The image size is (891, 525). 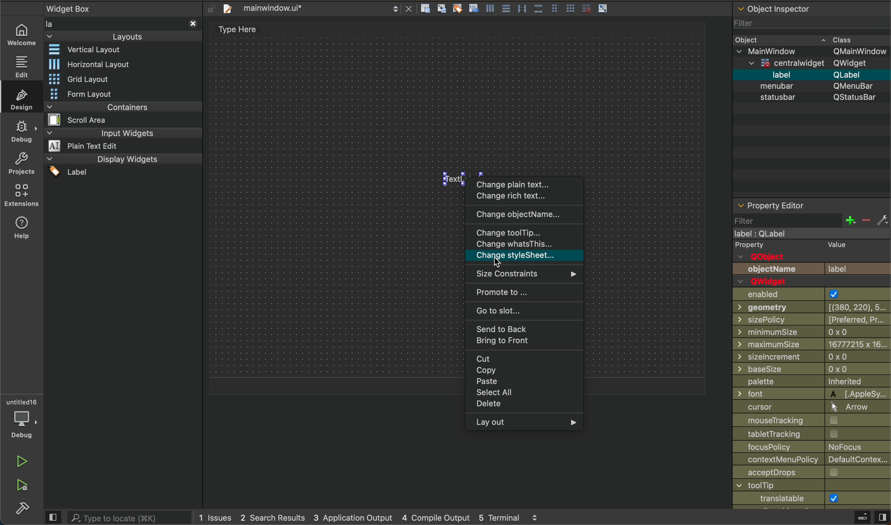 I want to click on property editor, so click(x=776, y=203).